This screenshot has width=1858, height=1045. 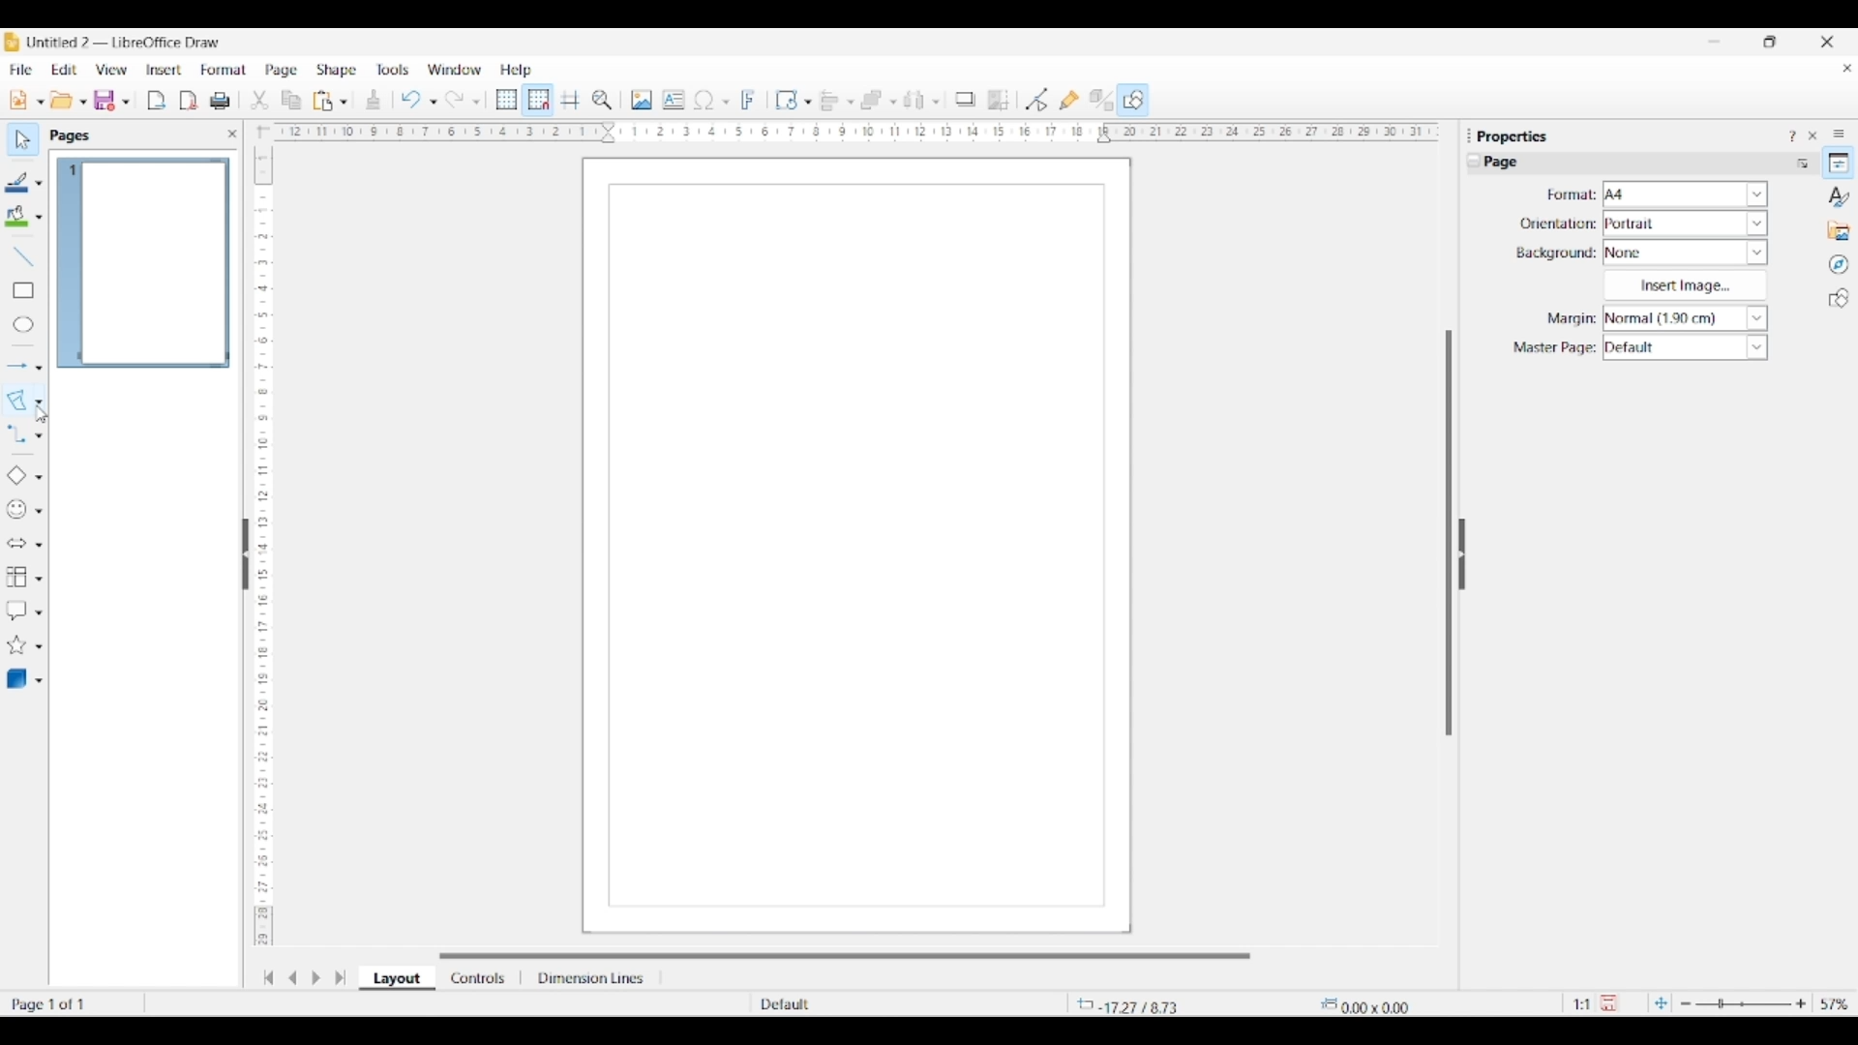 What do you see at coordinates (642, 100) in the screenshot?
I see `Insert image` at bounding box center [642, 100].